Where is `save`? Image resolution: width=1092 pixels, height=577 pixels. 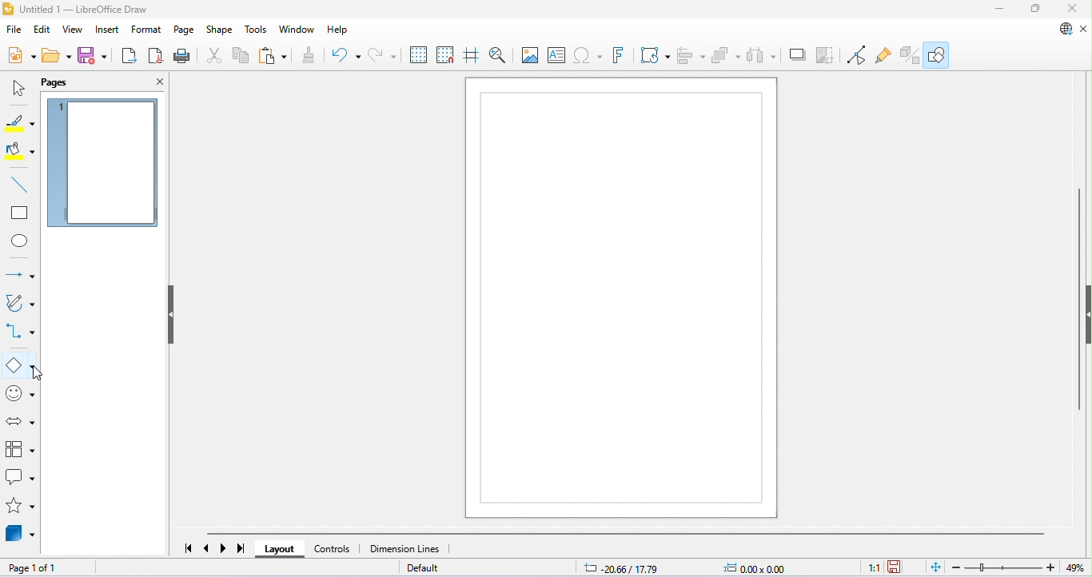
save is located at coordinates (896, 567).